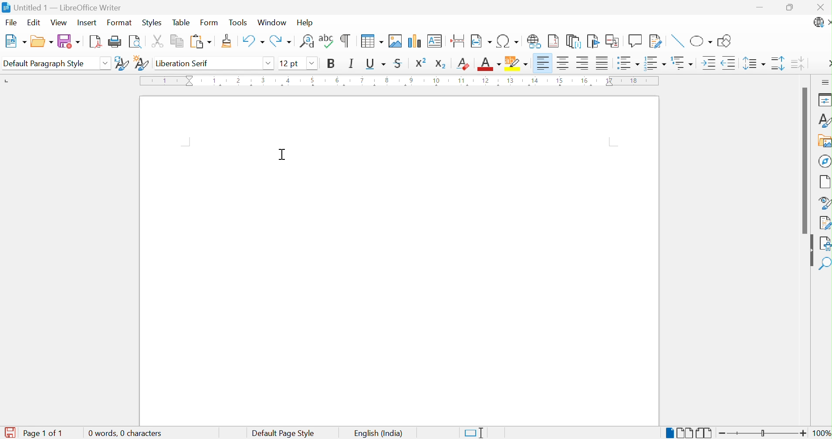  What do you see at coordinates (761, 7) in the screenshot?
I see `Minimize` at bounding box center [761, 7].